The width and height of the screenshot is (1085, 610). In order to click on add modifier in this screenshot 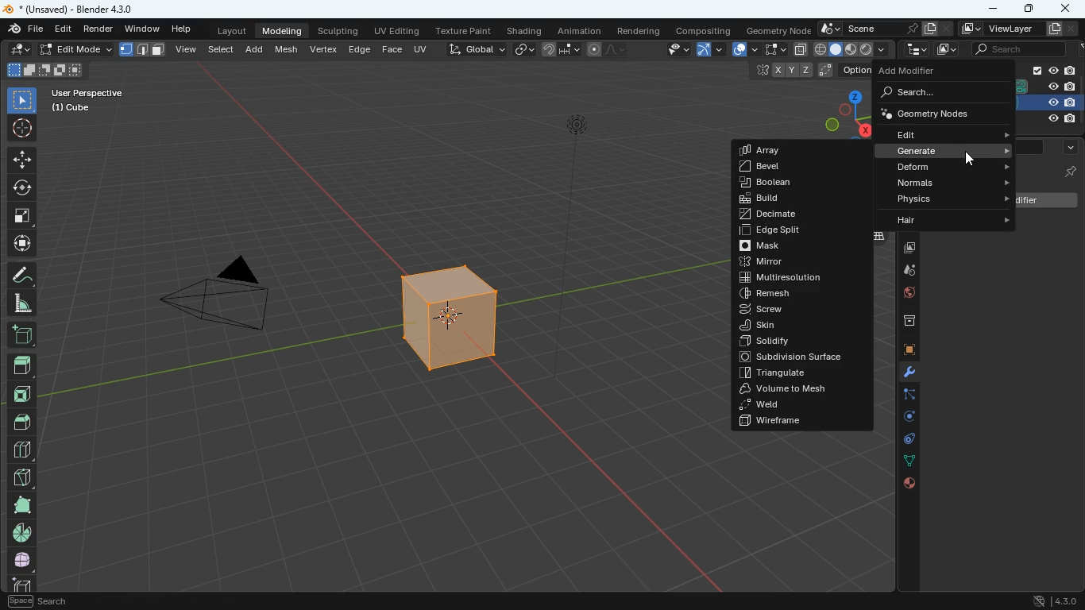, I will do `click(927, 71)`.